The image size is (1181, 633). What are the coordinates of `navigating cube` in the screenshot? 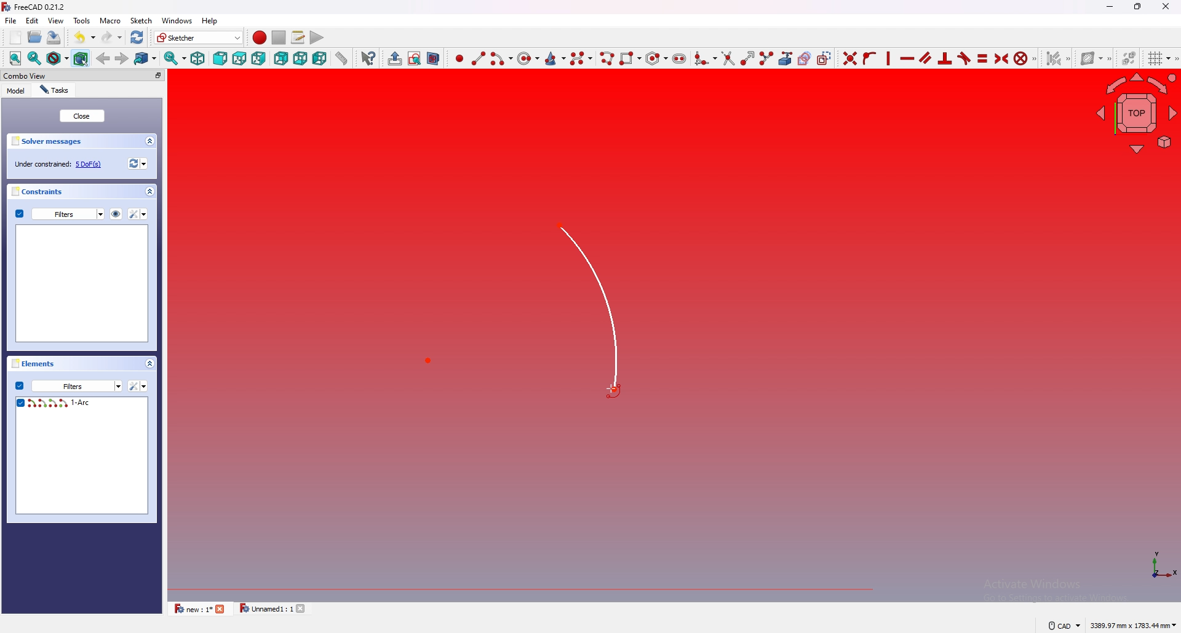 It's located at (1136, 112).